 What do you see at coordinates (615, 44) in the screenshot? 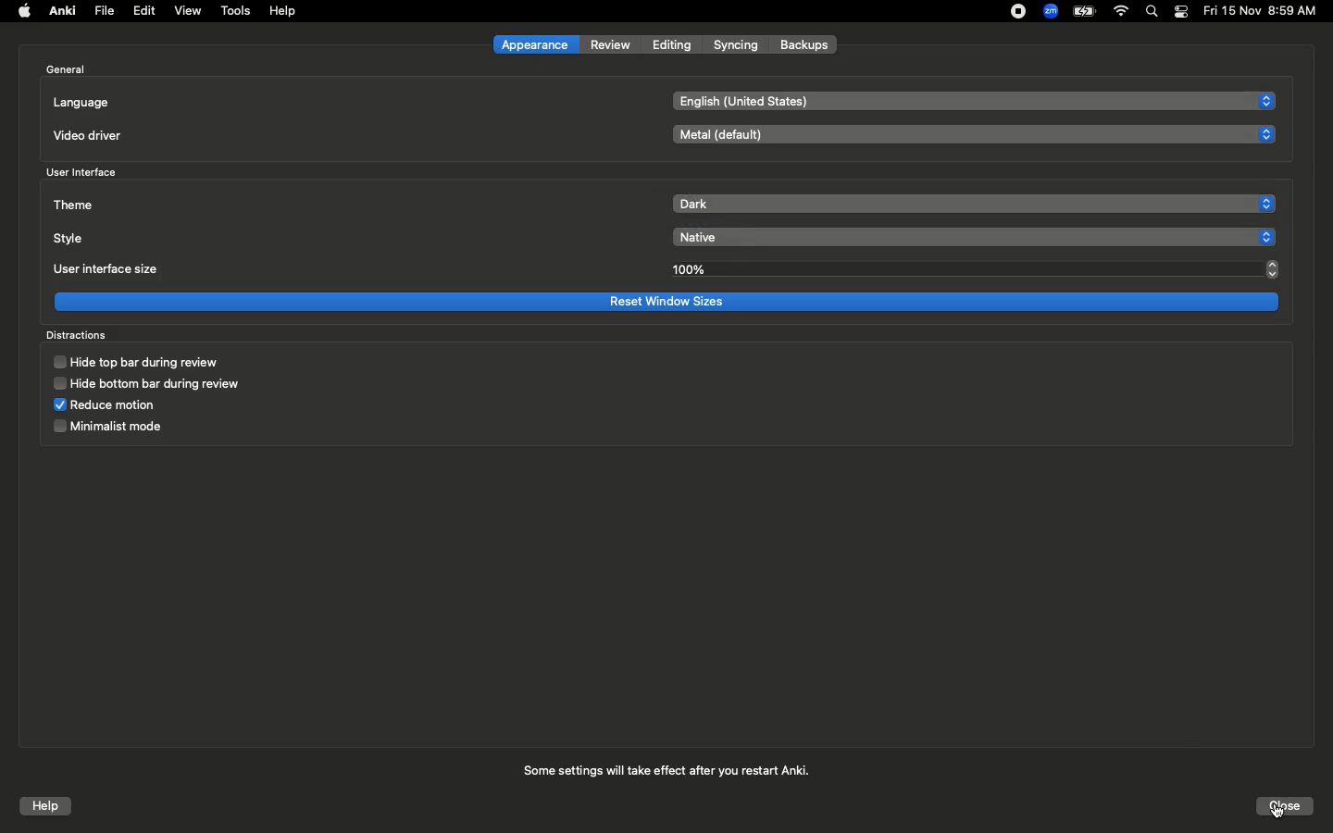
I see `Review` at bounding box center [615, 44].